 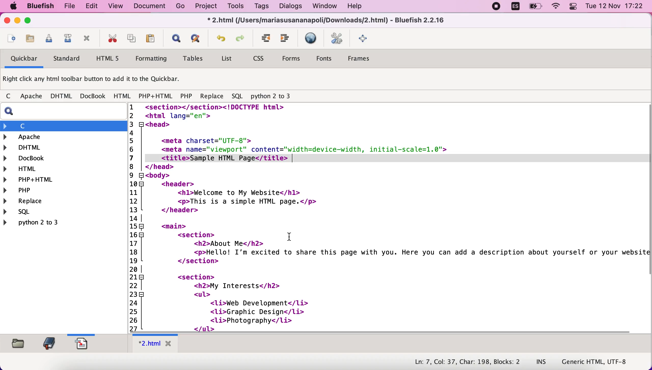 What do you see at coordinates (237, 95) in the screenshot?
I see `sql` at bounding box center [237, 95].